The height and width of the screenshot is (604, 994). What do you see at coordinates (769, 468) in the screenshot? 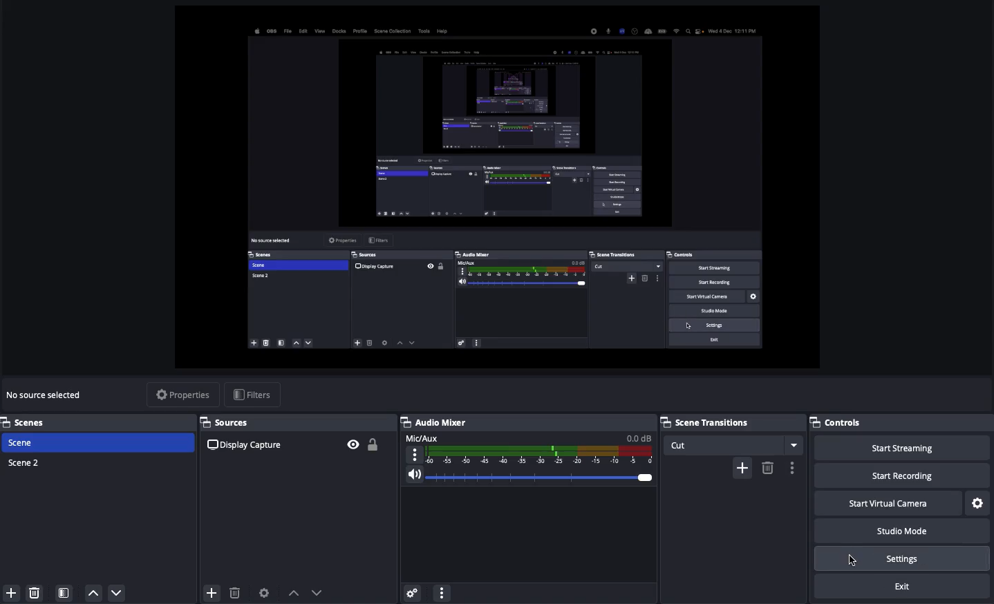
I see `Remove` at bounding box center [769, 468].